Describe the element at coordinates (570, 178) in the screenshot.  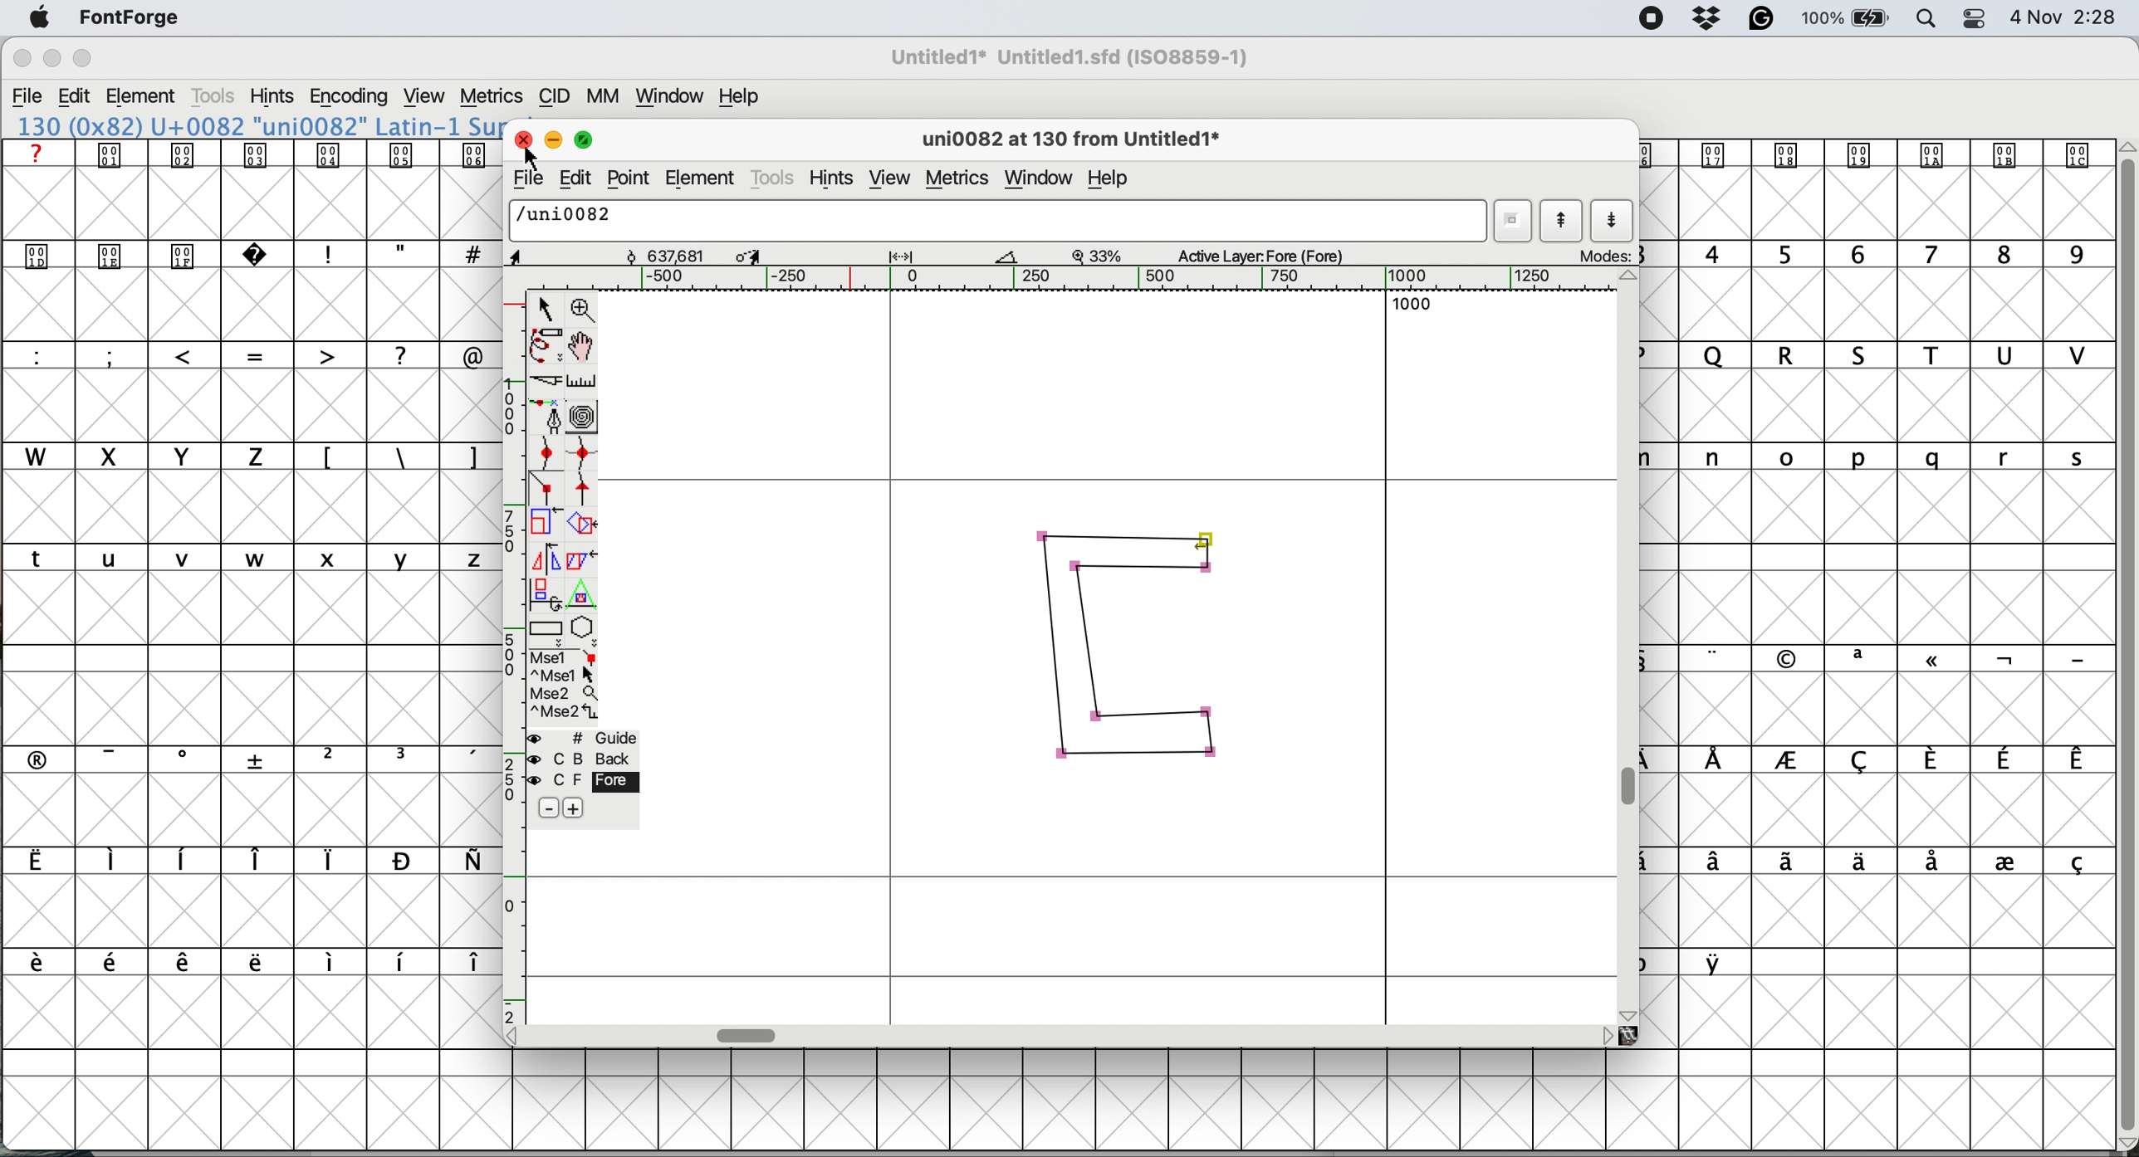
I see `edit` at that location.